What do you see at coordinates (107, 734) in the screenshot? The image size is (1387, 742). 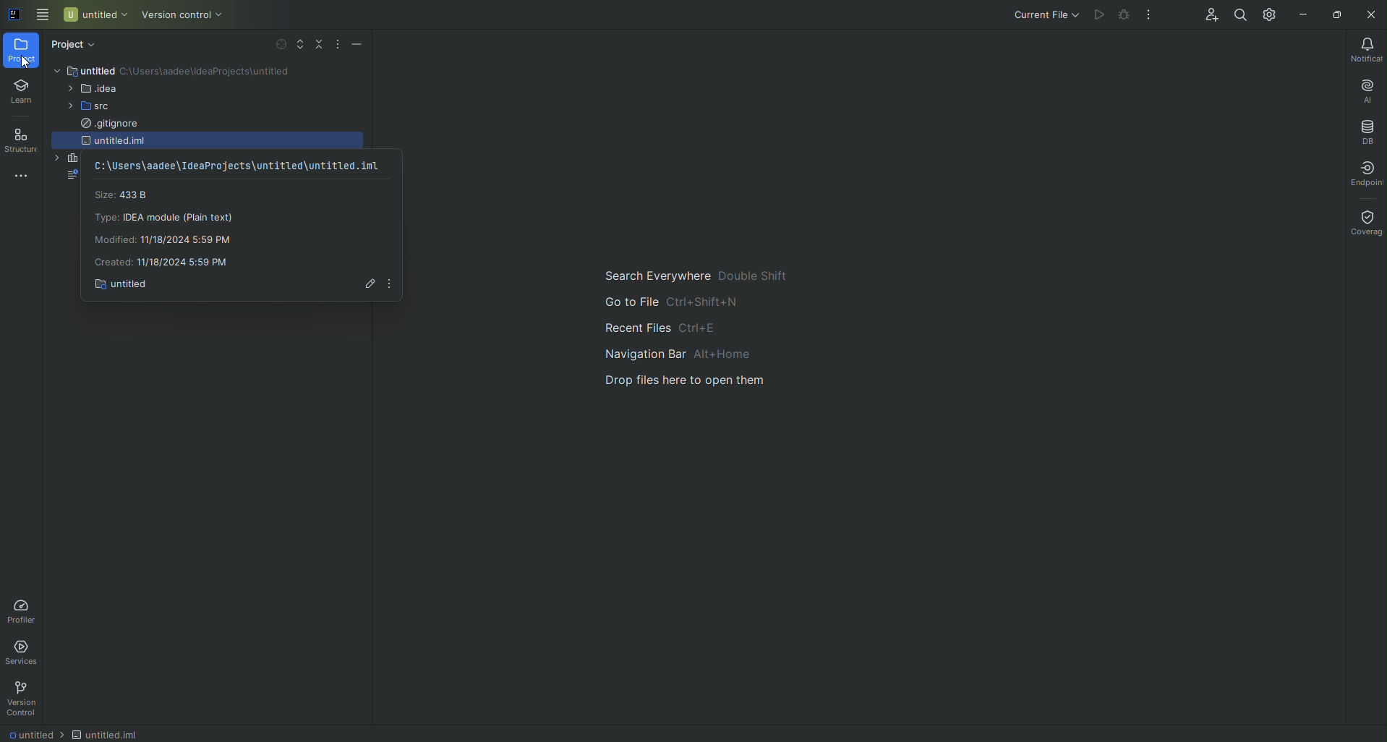 I see `Untitled` at bounding box center [107, 734].